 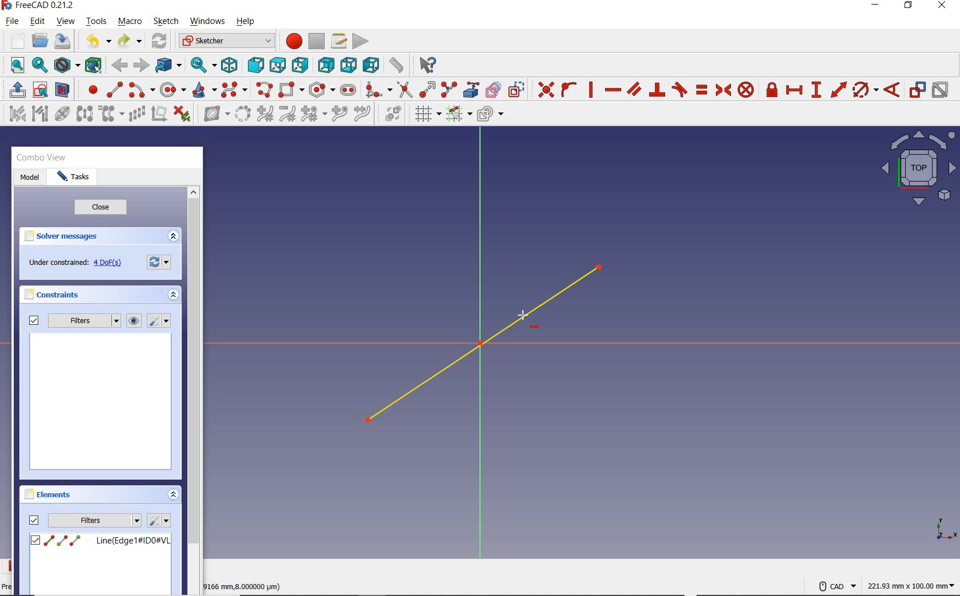 I want to click on CREATE CONIC, so click(x=203, y=90).